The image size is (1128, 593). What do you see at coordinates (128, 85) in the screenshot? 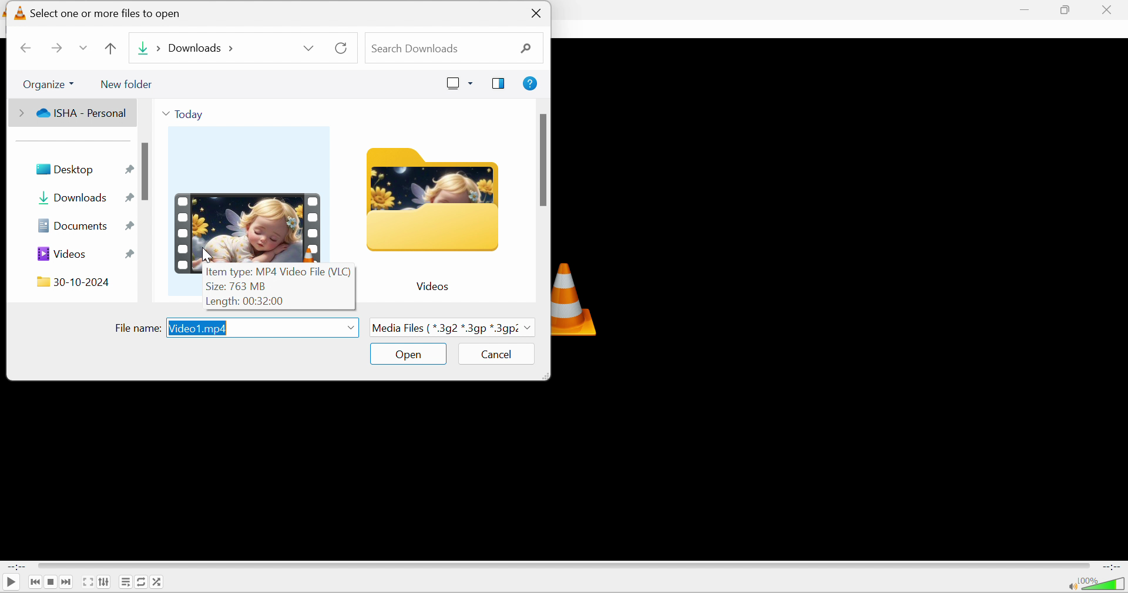
I see `New folder` at bounding box center [128, 85].